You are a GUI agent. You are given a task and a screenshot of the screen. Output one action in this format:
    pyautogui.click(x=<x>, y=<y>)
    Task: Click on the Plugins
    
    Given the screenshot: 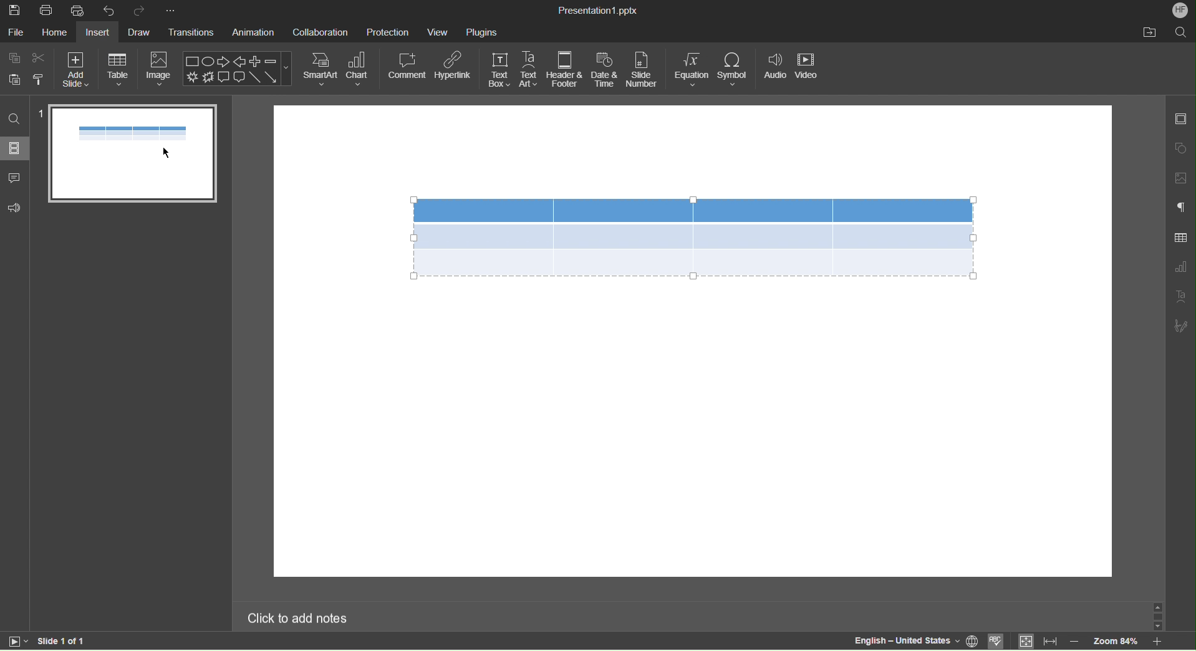 What is the action you would take?
    pyautogui.click(x=482, y=31)
    